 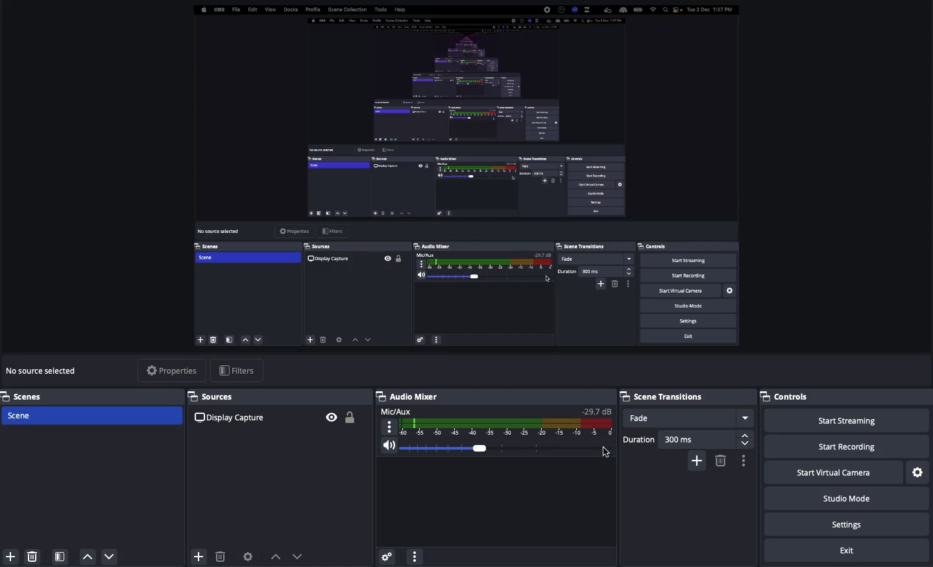 I want to click on Scenes, so click(x=92, y=396).